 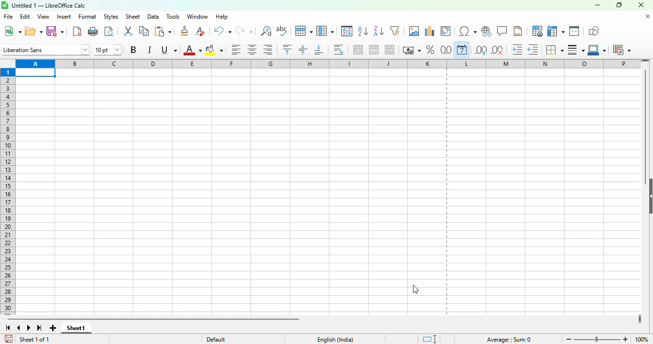 I want to click on show draw functions, so click(x=593, y=32).